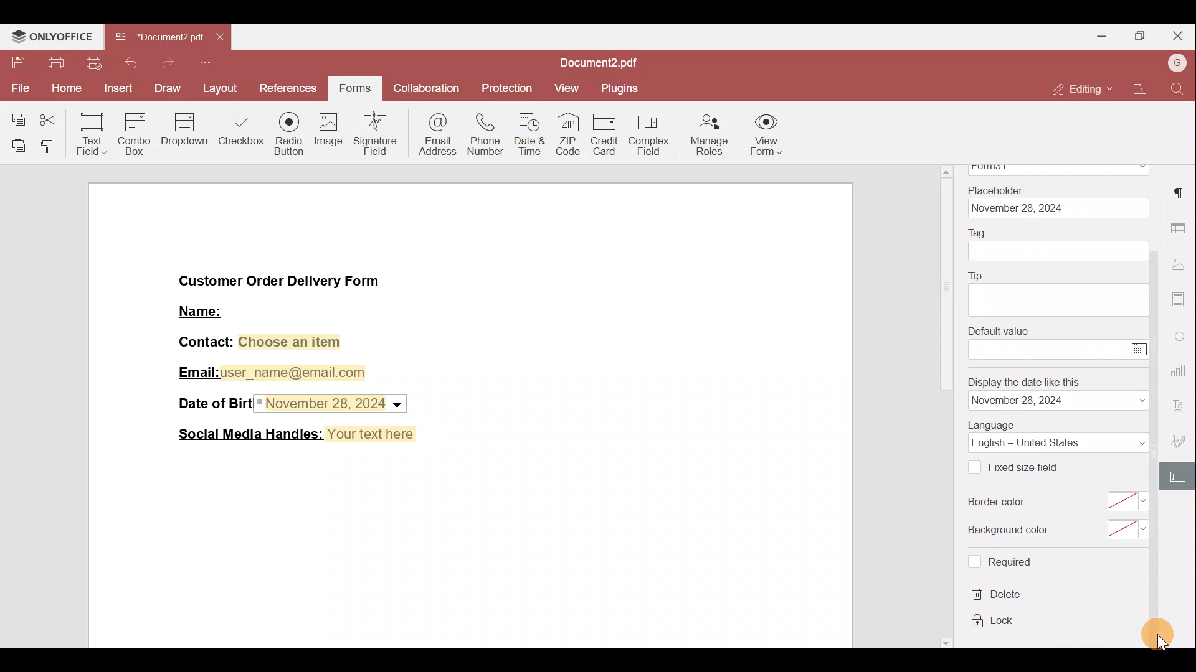  What do you see at coordinates (268, 373) in the screenshot?
I see `Email:user_name@email.com` at bounding box center [268, 373].